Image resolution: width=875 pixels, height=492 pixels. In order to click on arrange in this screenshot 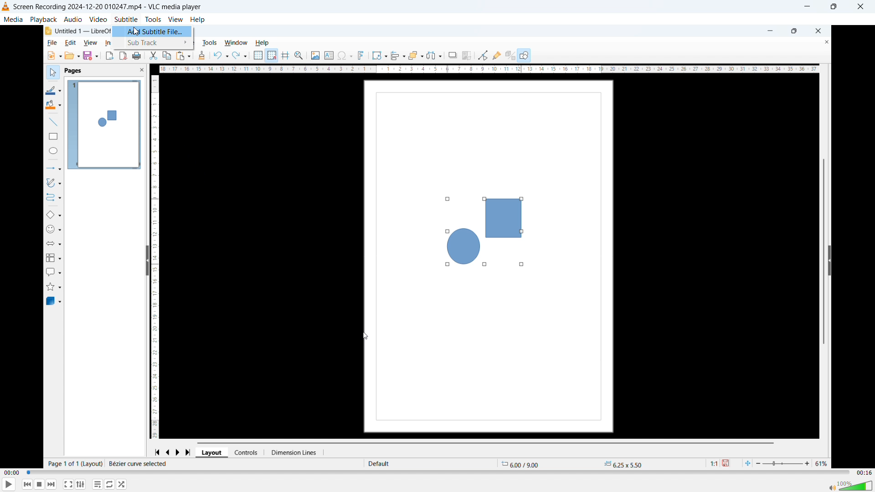, I will do `click(416, 55)`.